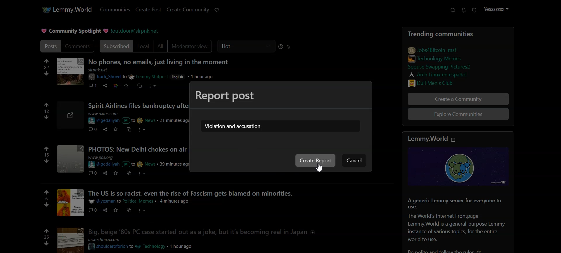 This screenshot has height=253, width=561. Describe the element at coordinates (138, 106) in the screenshot. I see `post ` at that location.